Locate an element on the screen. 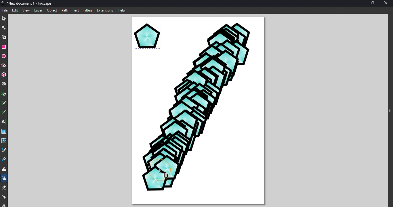 Image resolution: width=393 pixels, height=207 pixels. Mesh tool is located at coordinates (4, 140).